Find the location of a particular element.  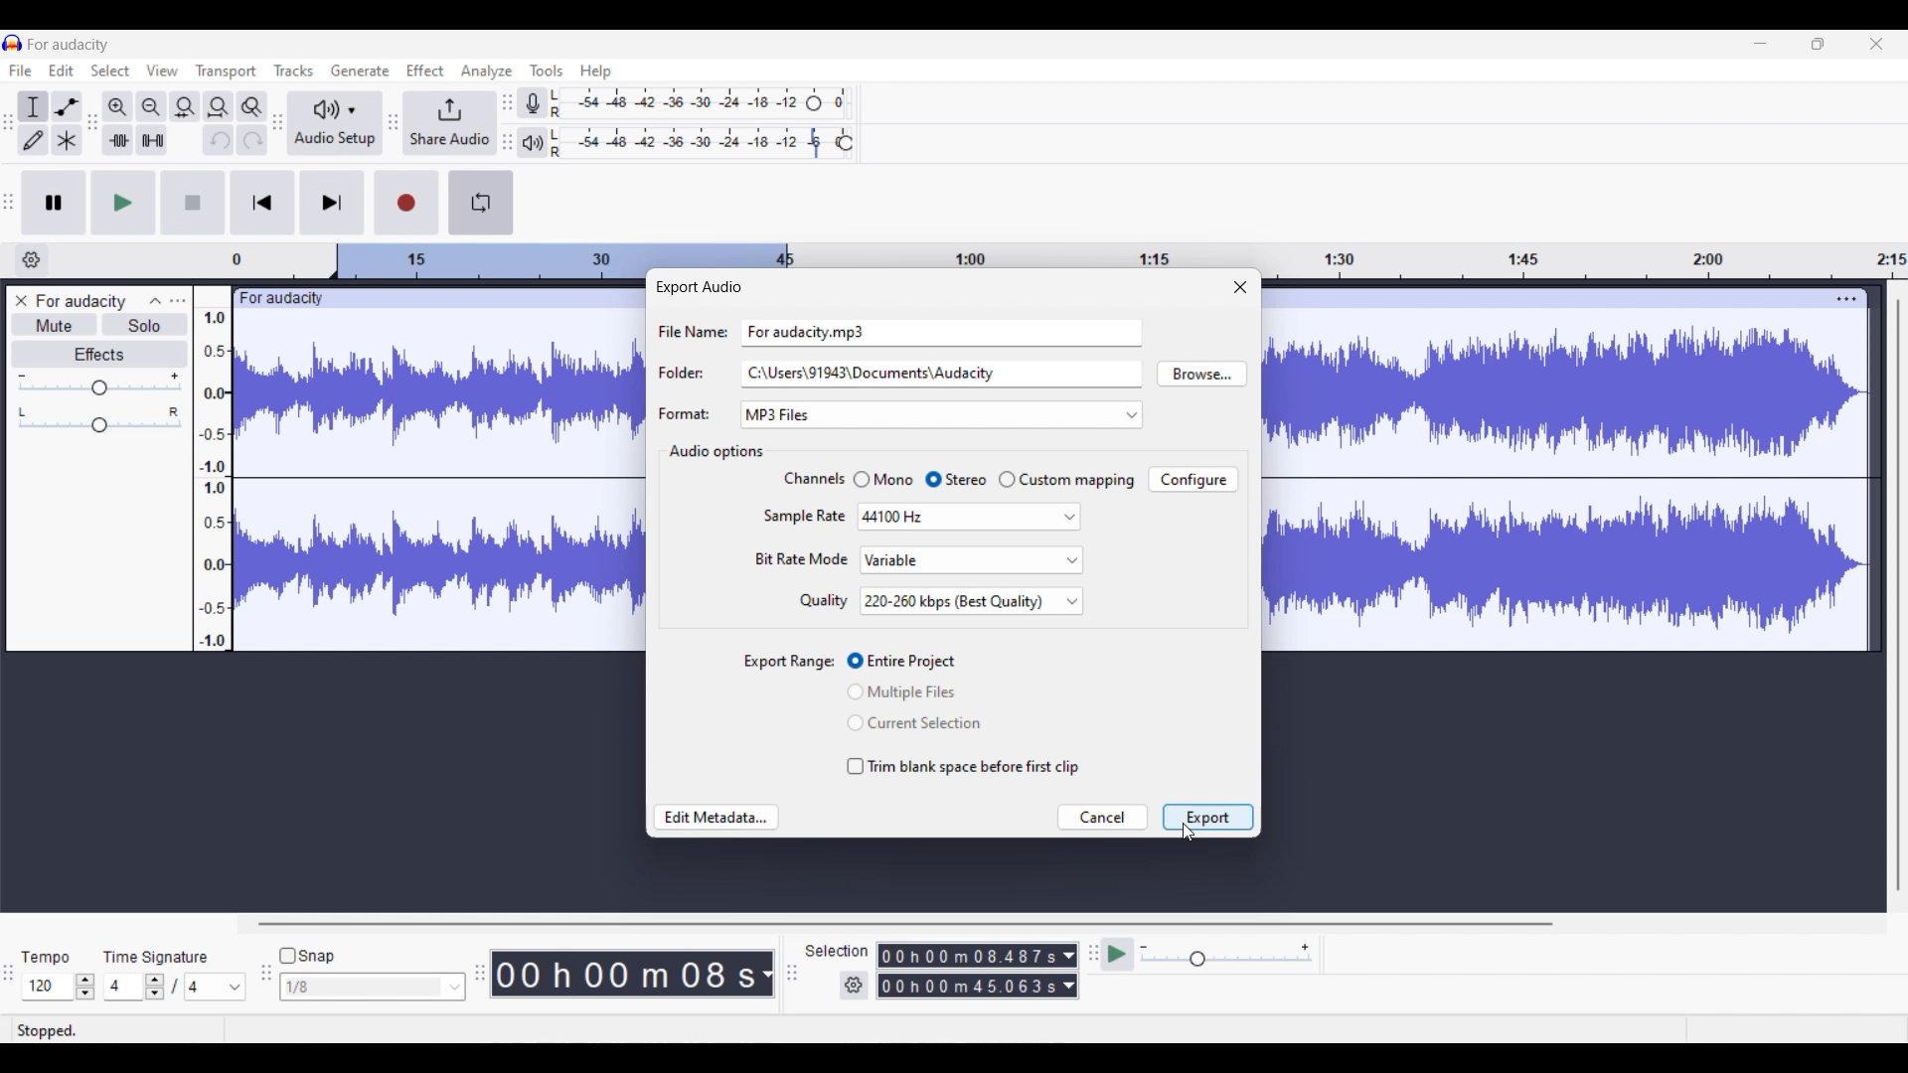

Tools menu is located at coordinates (547, 71).